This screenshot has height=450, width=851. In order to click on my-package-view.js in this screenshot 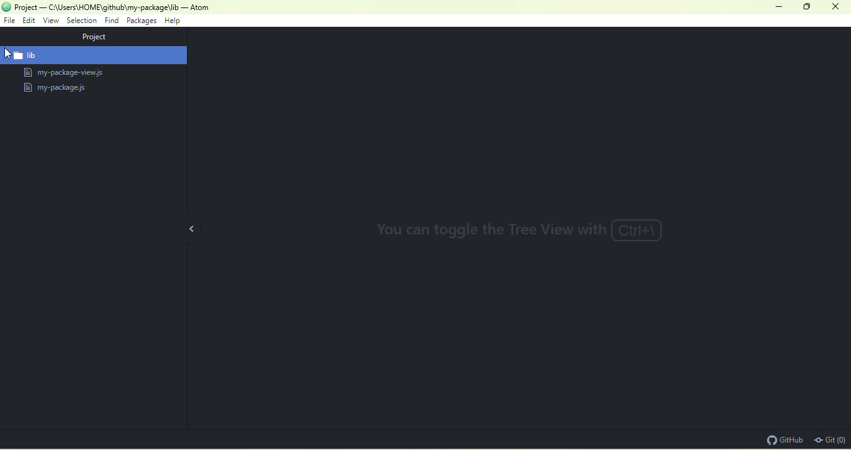, I will do `click(73, 73)`.